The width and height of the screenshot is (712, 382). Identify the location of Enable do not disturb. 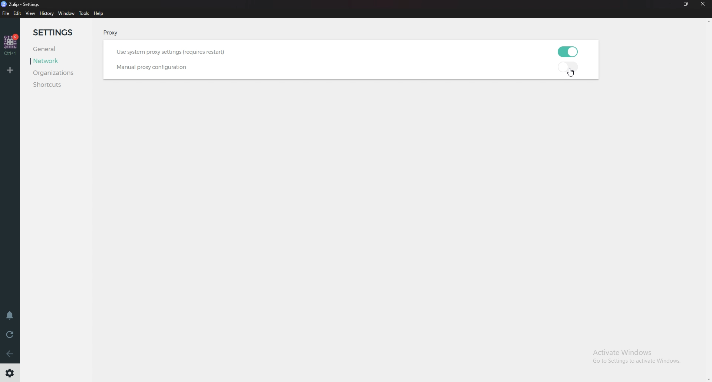
(10, 316).